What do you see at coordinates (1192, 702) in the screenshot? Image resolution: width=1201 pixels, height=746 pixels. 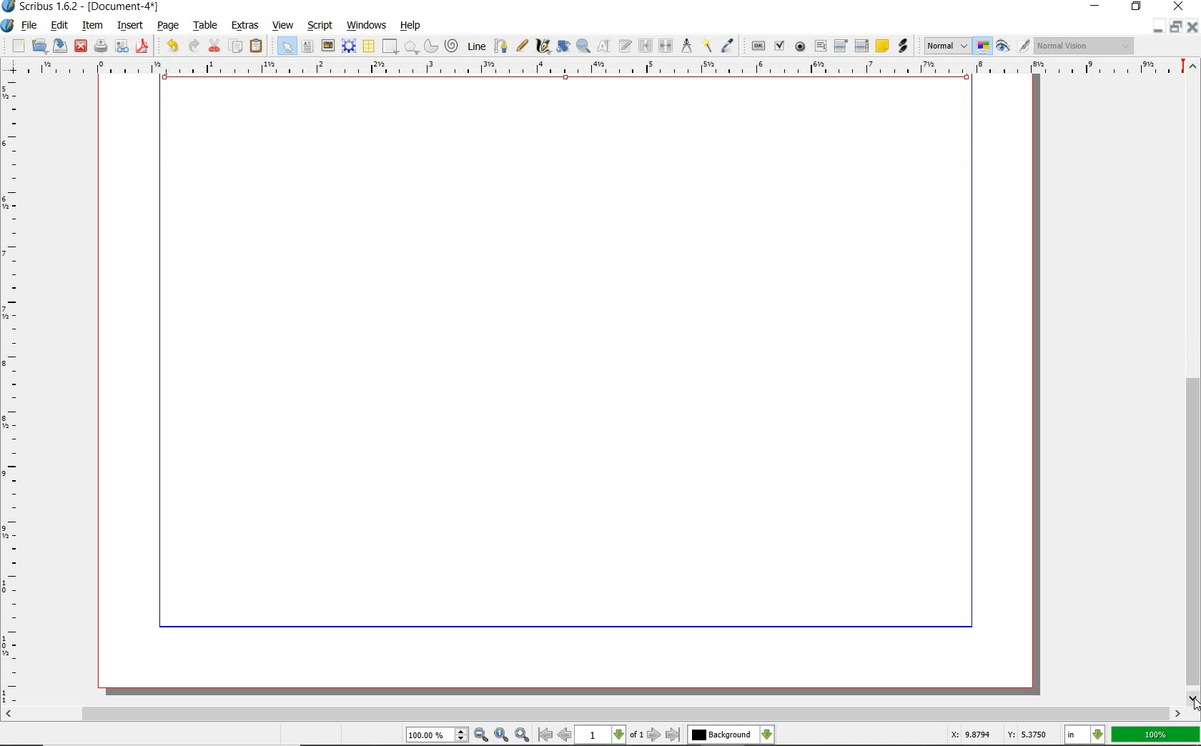 I see `cursor` at bounding box center [1192, 702].